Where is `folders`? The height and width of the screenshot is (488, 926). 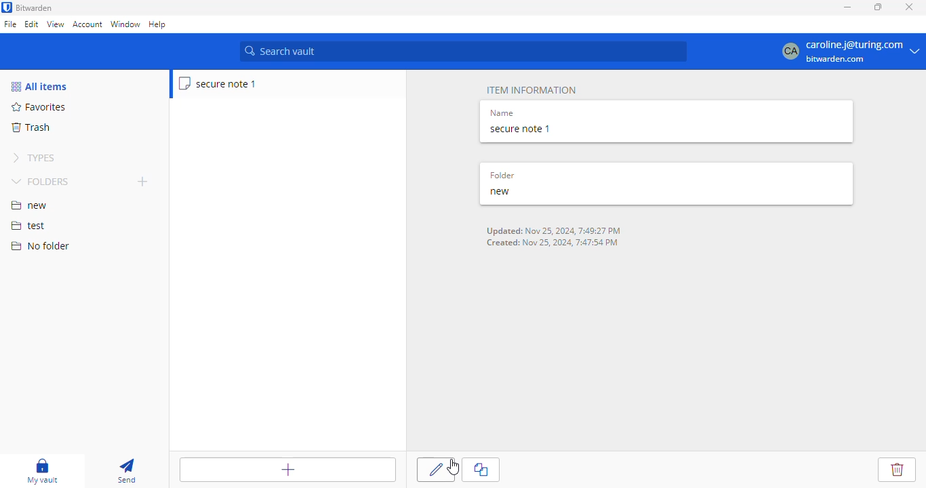 folders is located at coordinates (42, 181).